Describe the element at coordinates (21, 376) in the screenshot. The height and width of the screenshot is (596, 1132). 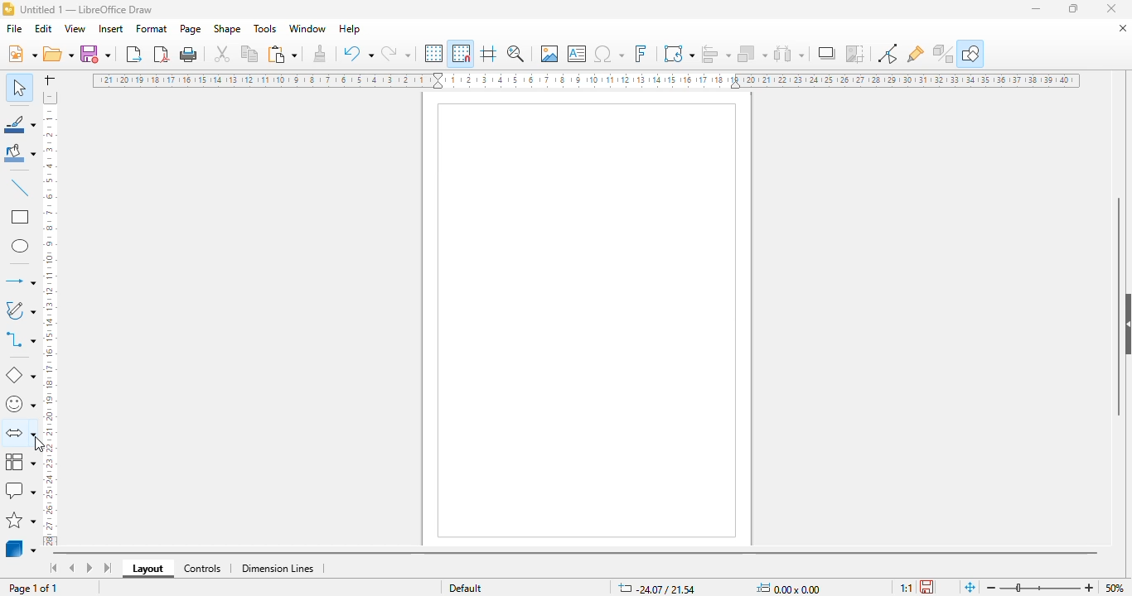
I see `basic shapes` at that location.